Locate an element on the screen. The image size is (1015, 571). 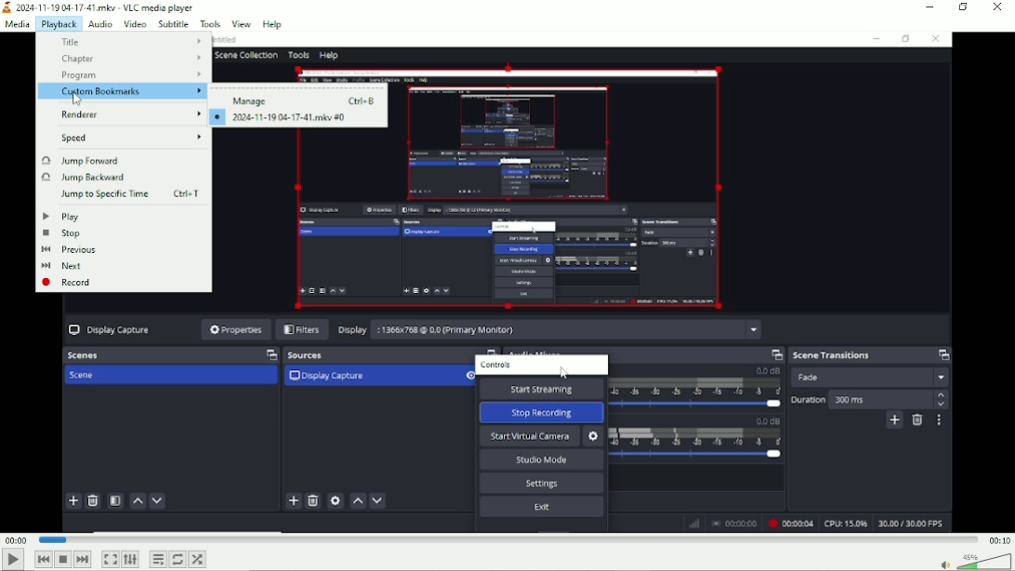
Volume is located at coordinates (974, 562).